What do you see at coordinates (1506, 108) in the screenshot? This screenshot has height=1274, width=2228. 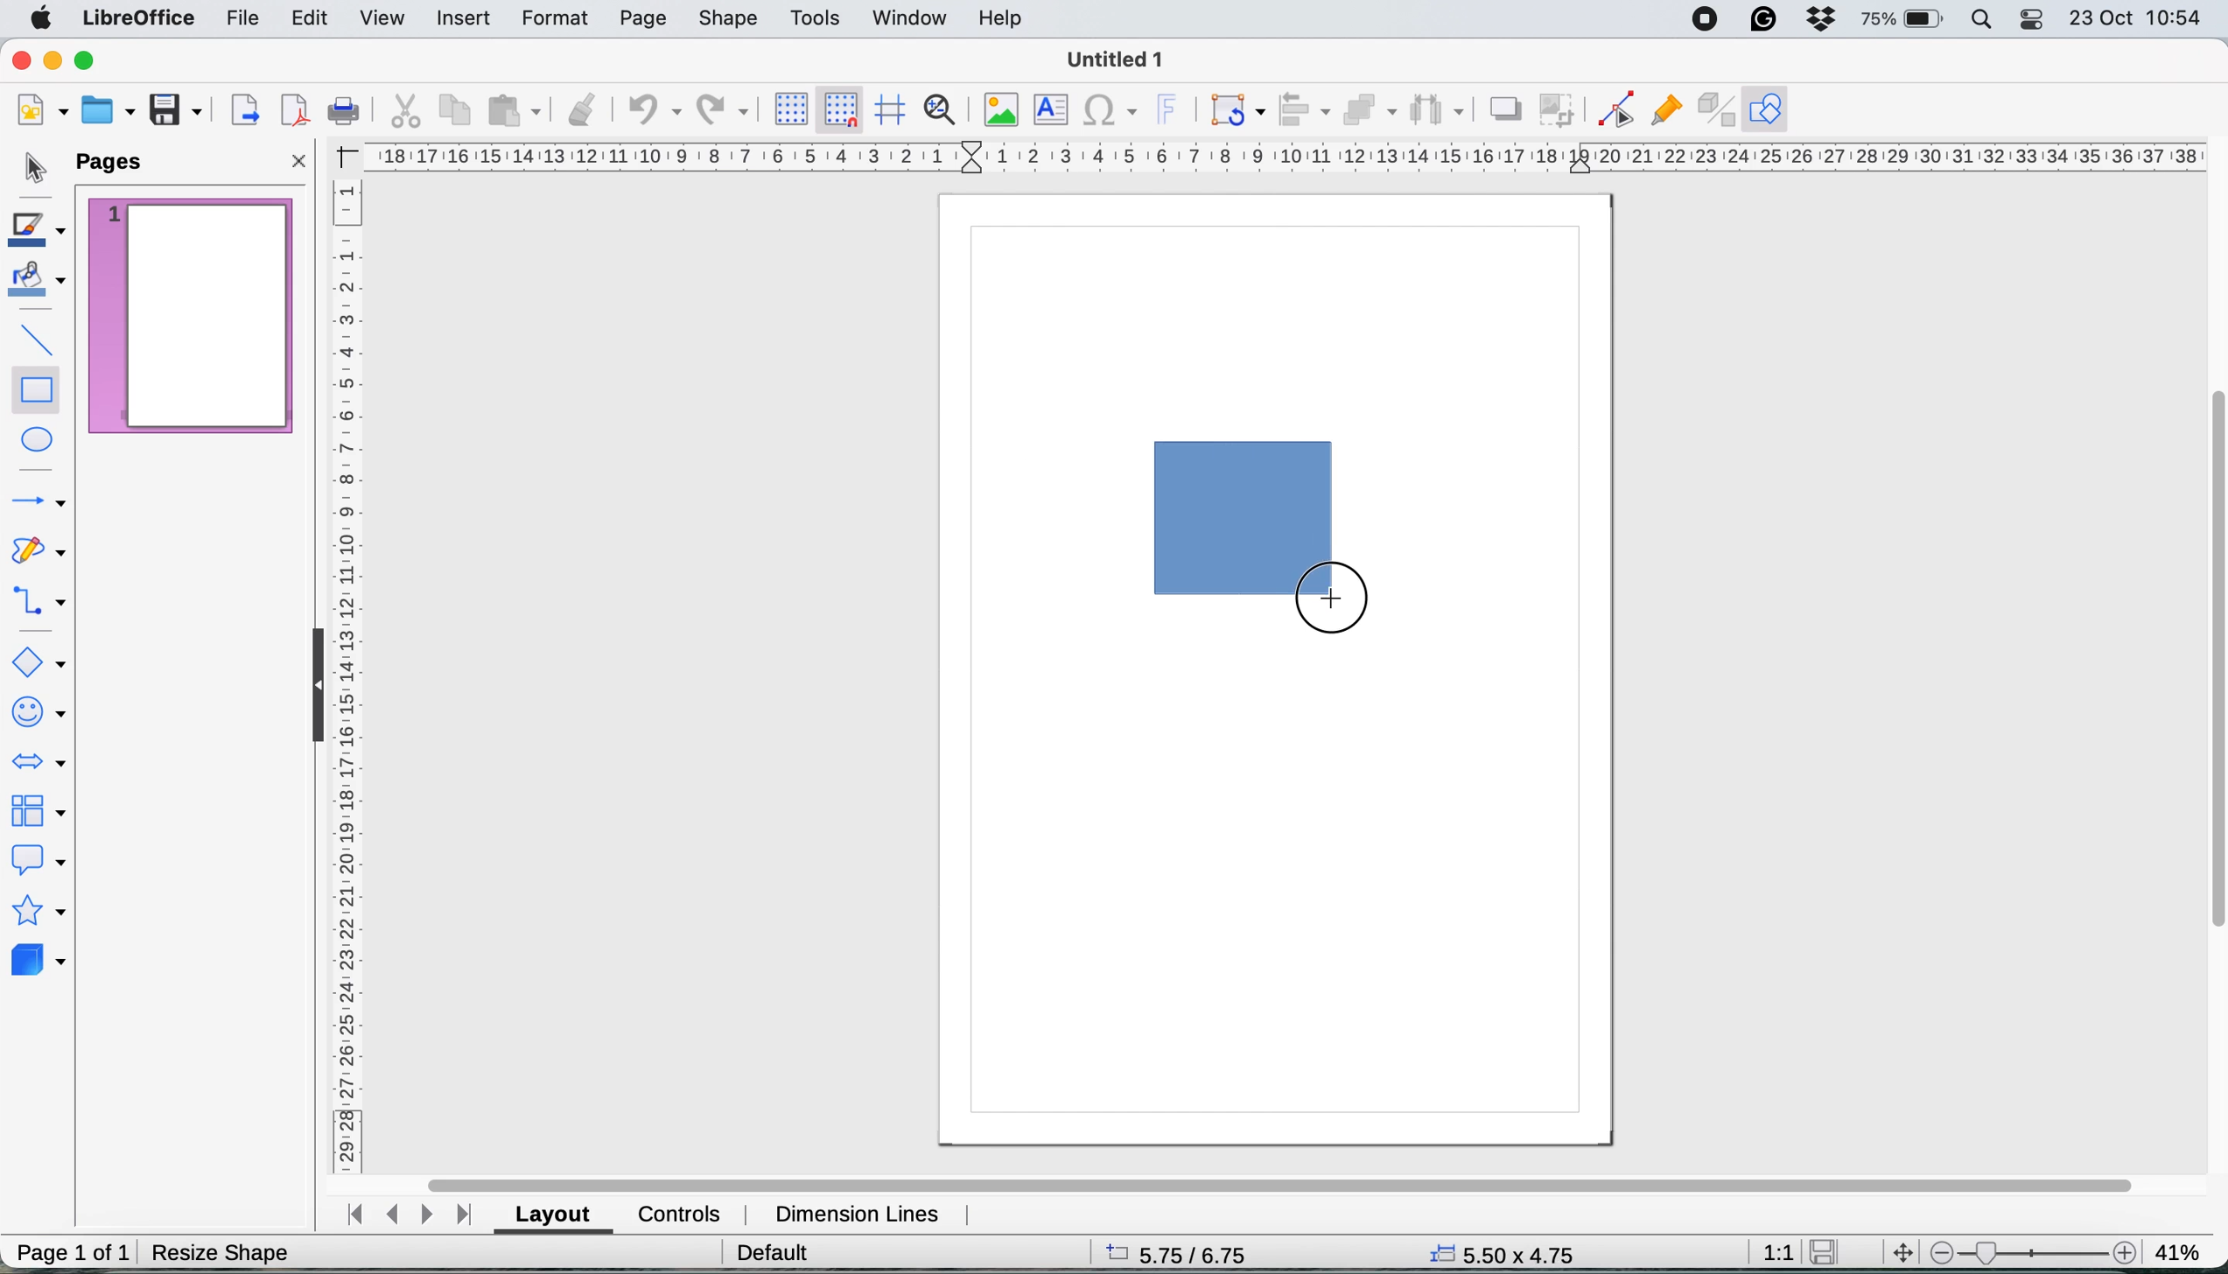 I see `shadow` at bounding box center [1506, 108].